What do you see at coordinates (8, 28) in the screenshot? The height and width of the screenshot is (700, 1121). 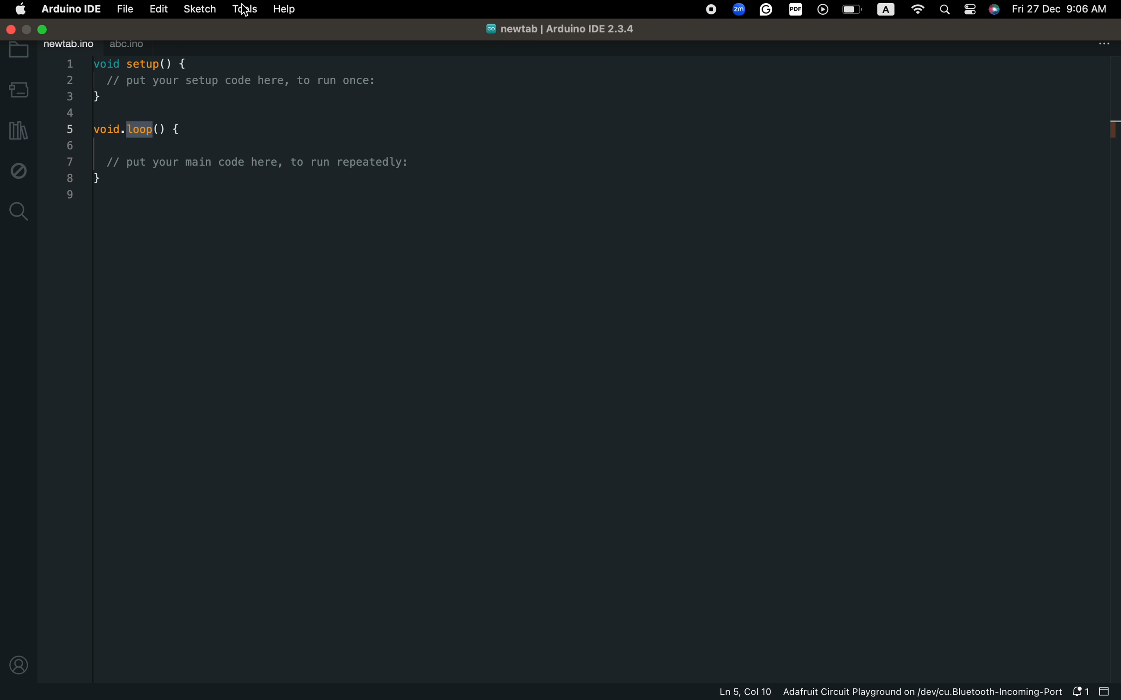 I see `windows control` at bounding box center [8, 28].